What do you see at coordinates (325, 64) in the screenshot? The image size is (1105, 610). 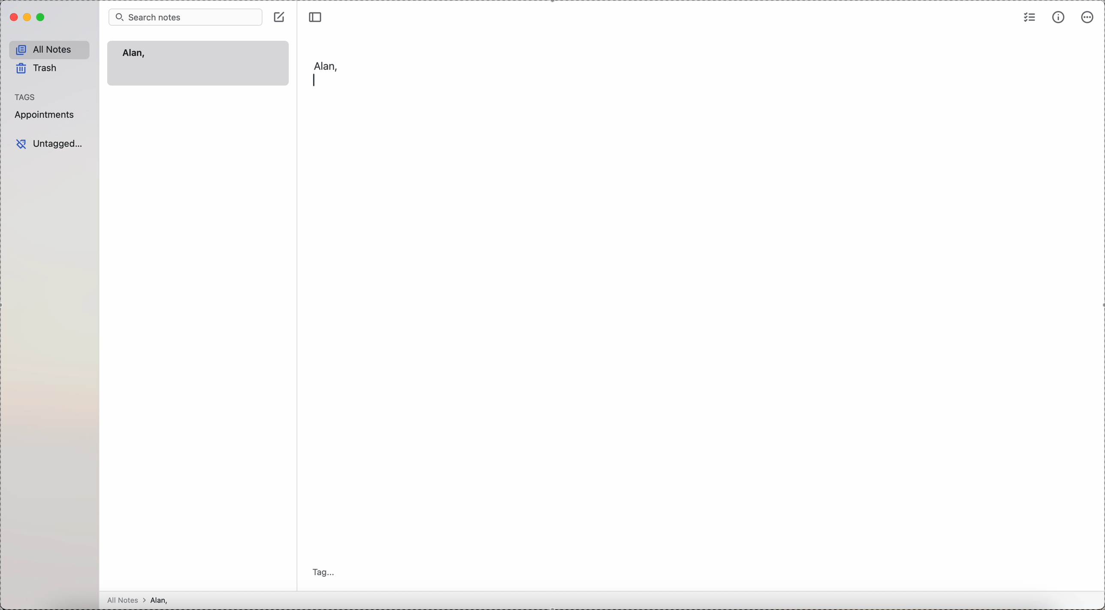 I see `Alan,` at bounding box center [325, 64].